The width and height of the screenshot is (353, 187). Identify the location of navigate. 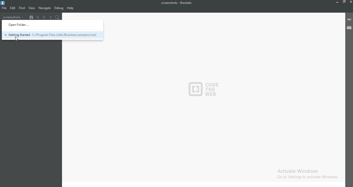
(45, 8).